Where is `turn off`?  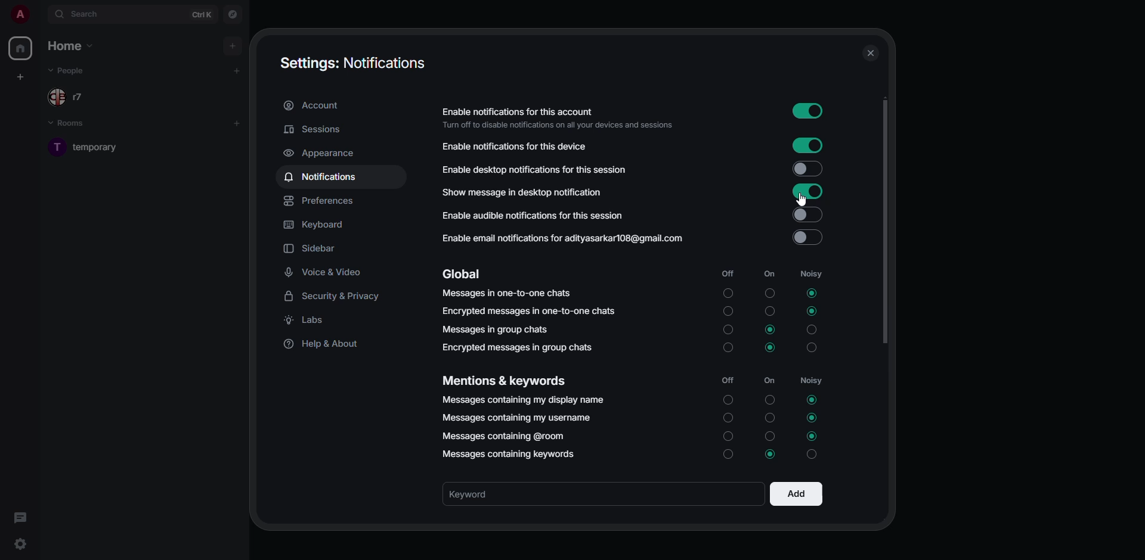 turn off is located at coordinates (772, 417).